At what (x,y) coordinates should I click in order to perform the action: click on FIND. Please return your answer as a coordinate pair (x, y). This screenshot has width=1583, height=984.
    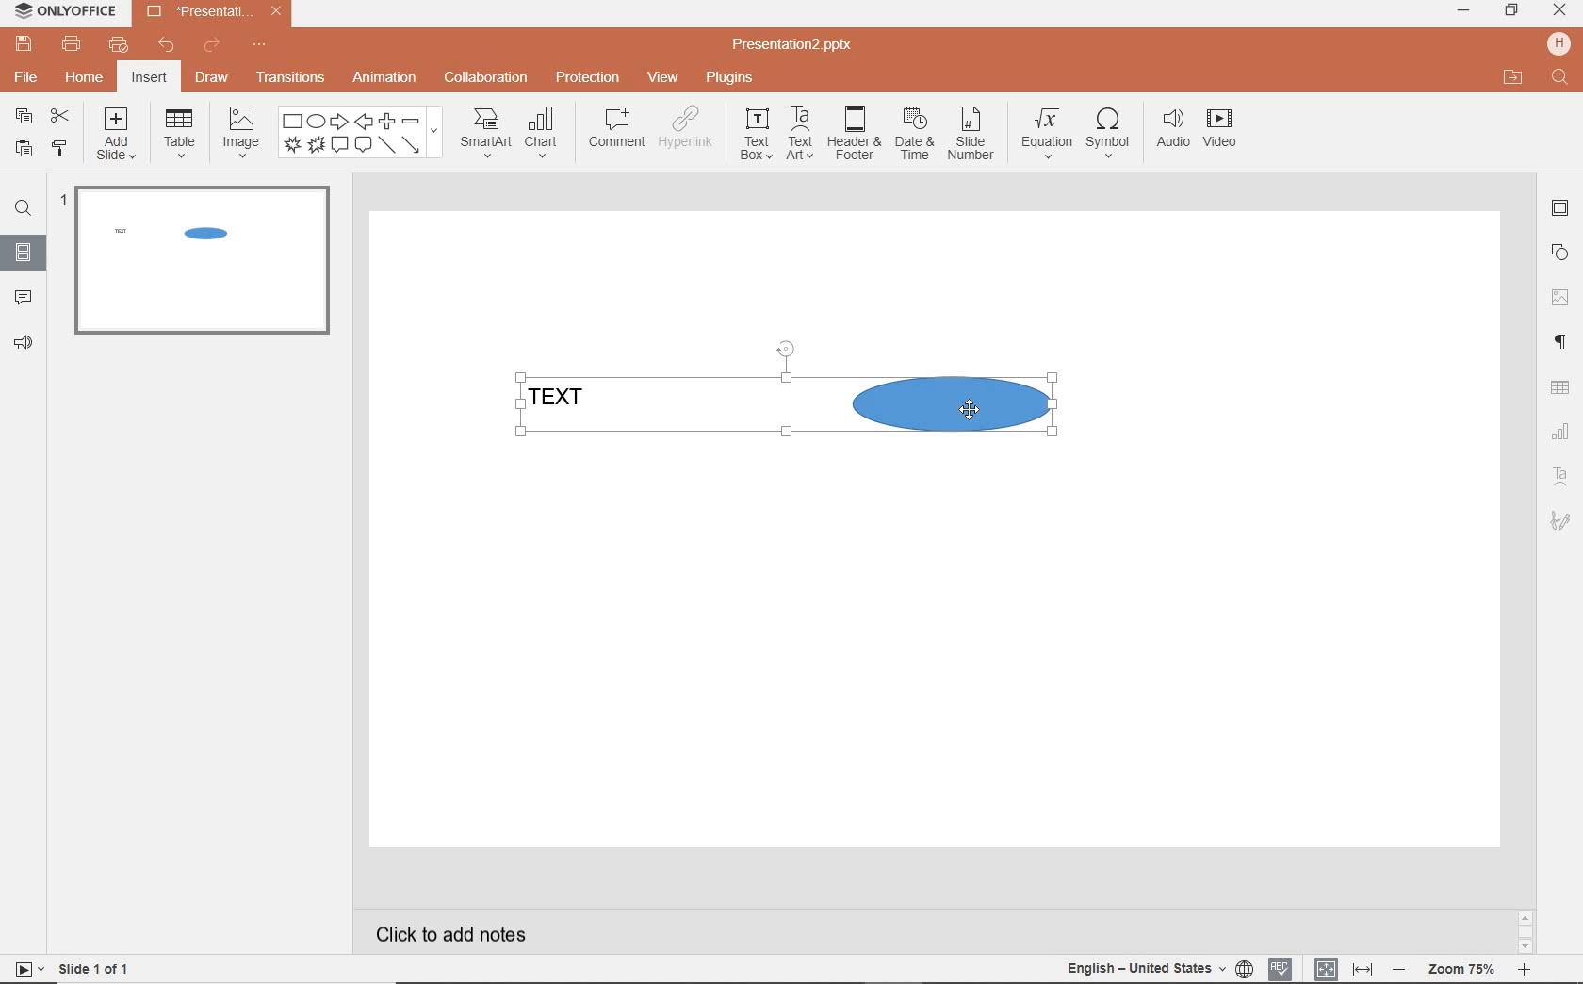
    Looking at the image, I should click on (1562, 79).